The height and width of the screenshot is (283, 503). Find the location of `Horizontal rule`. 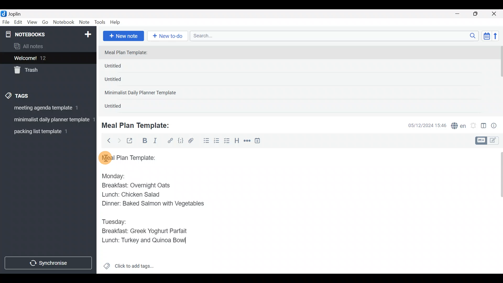

Horizontal rule is located at coordinates (247, 141).